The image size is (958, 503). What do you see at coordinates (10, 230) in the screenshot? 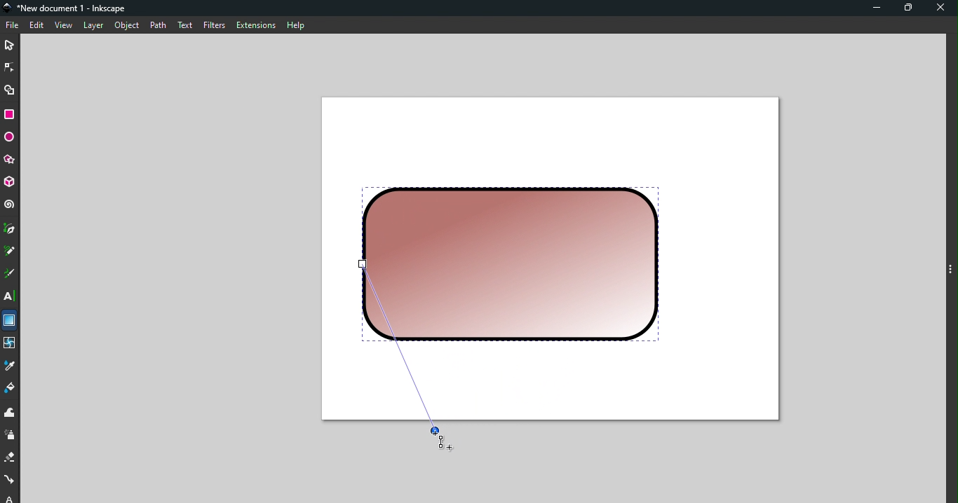
I see `Pen tool` at bounding box center [10, 230].